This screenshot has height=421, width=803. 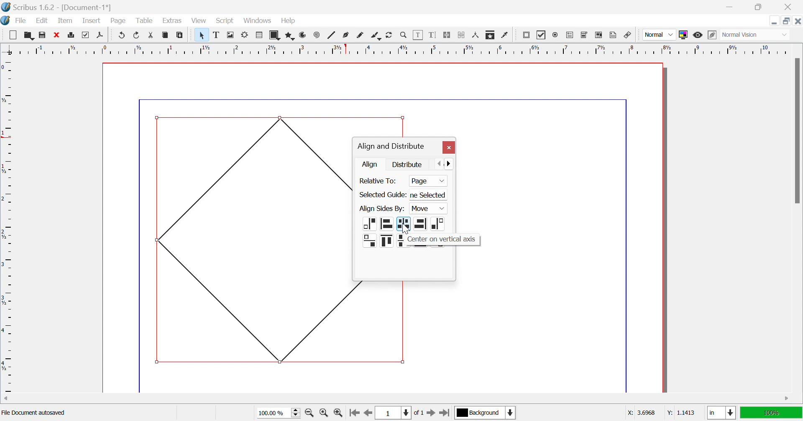 What do you see at coordinates (276, 36) in the screenshot?
I see `Shape` at bounding box center [276, 36].